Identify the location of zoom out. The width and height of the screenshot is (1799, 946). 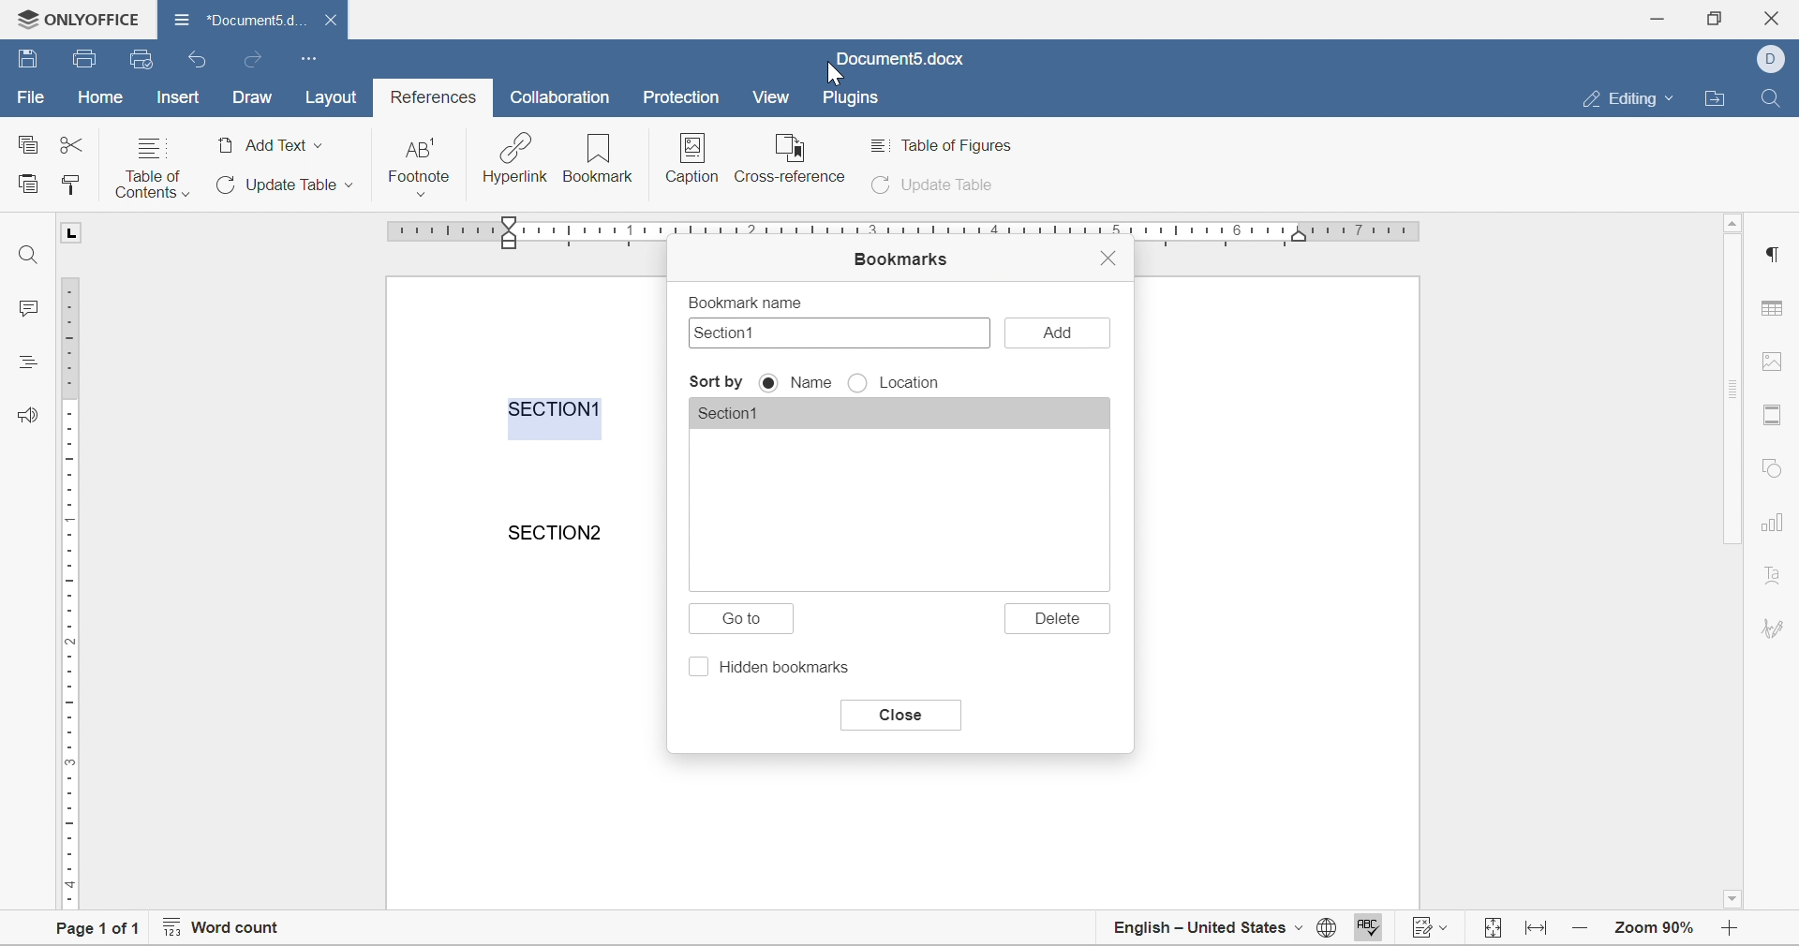
(1734, 930).